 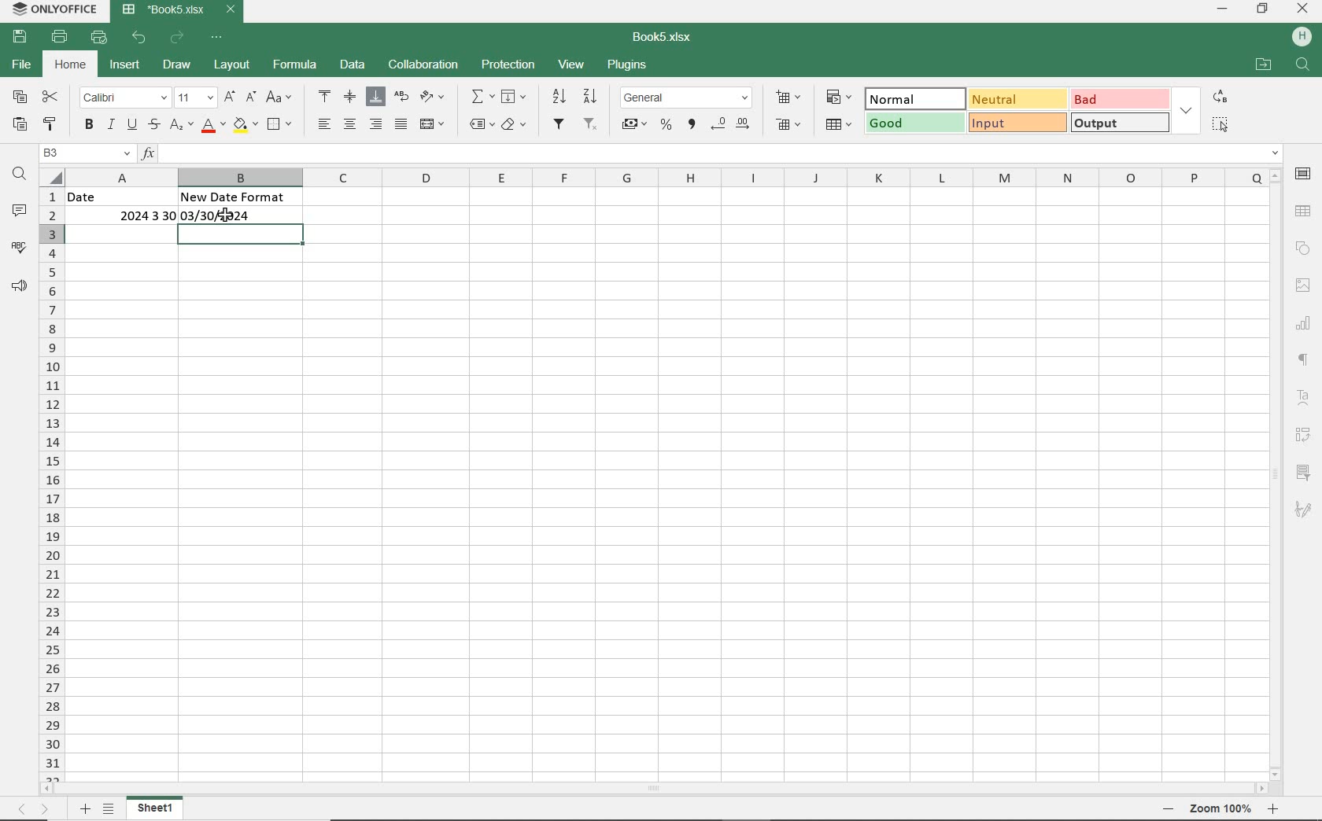 What do you see at coordinates (788, 98) in the screenshot?
I see `INSERT CELLS` at bounding box center [788, 98].